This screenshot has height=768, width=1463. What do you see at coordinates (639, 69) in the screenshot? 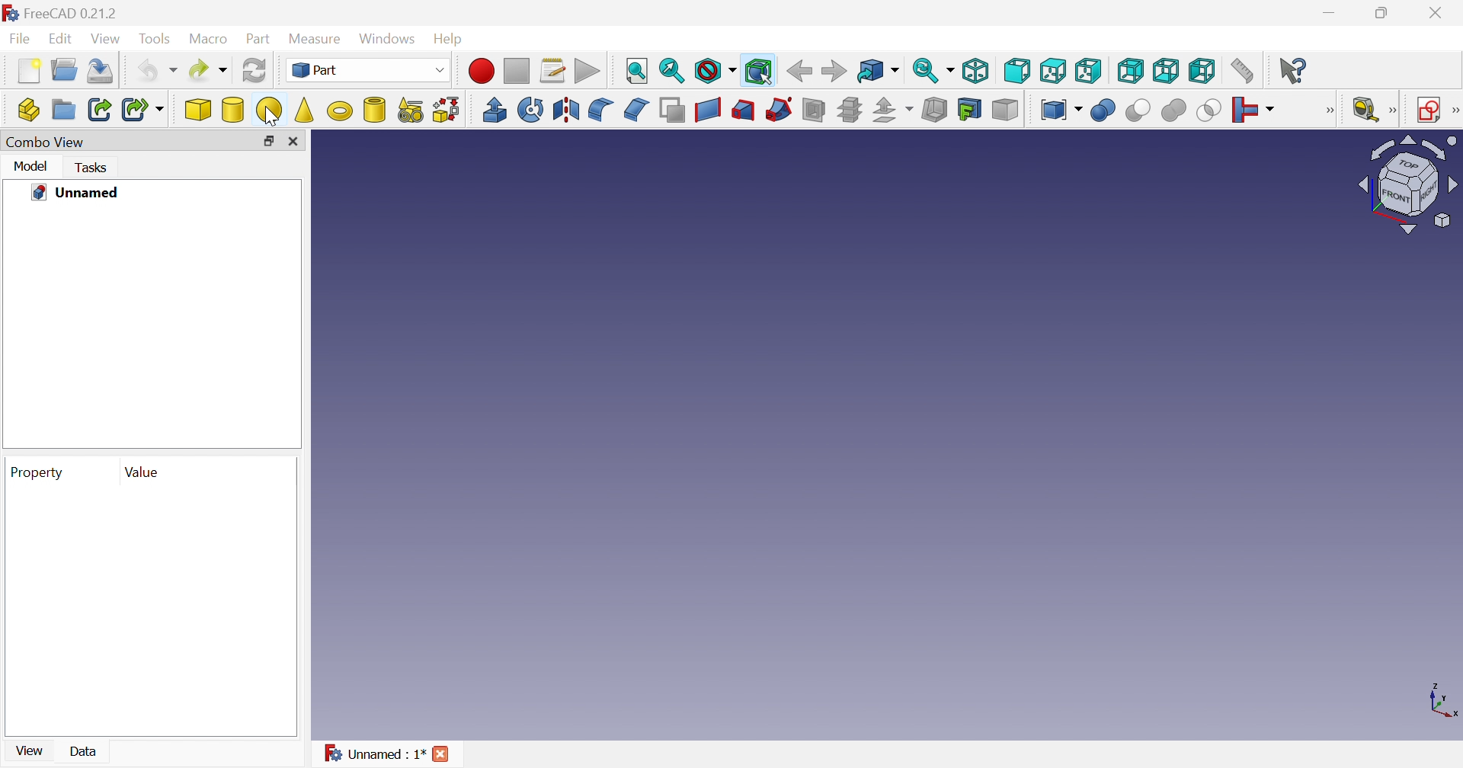
I see `Fit all` at bounding box center [639, 69].